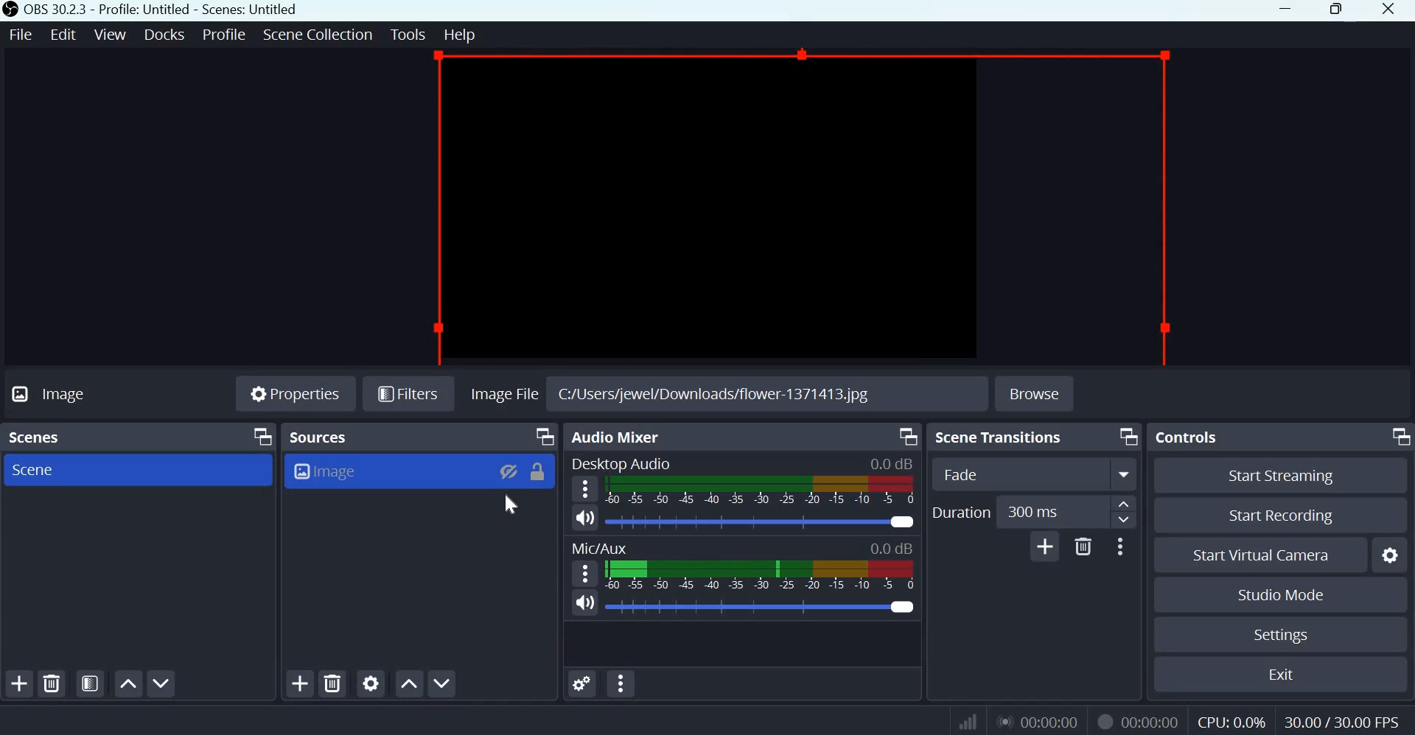 Image resolution: width=1415 pixels, height=735 pixels. What do you see at coordinates (1151, 722) in the screenshot?
I see `Recording Timer` at bounding box center [1151, 722].